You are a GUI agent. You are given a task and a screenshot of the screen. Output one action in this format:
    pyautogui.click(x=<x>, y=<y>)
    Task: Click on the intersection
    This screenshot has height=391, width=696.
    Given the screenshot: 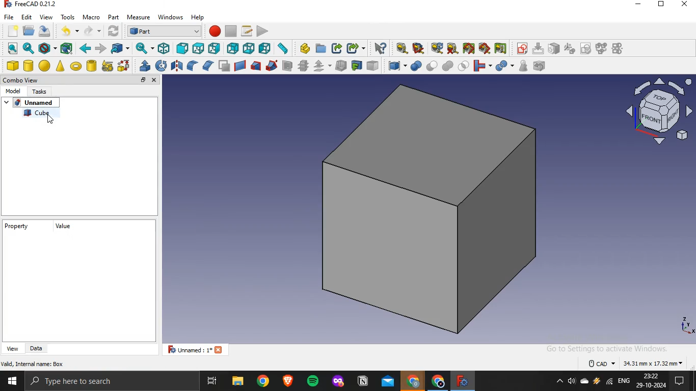 What is the action you would take?
    pyautogui.click(x=464, y=65)
    